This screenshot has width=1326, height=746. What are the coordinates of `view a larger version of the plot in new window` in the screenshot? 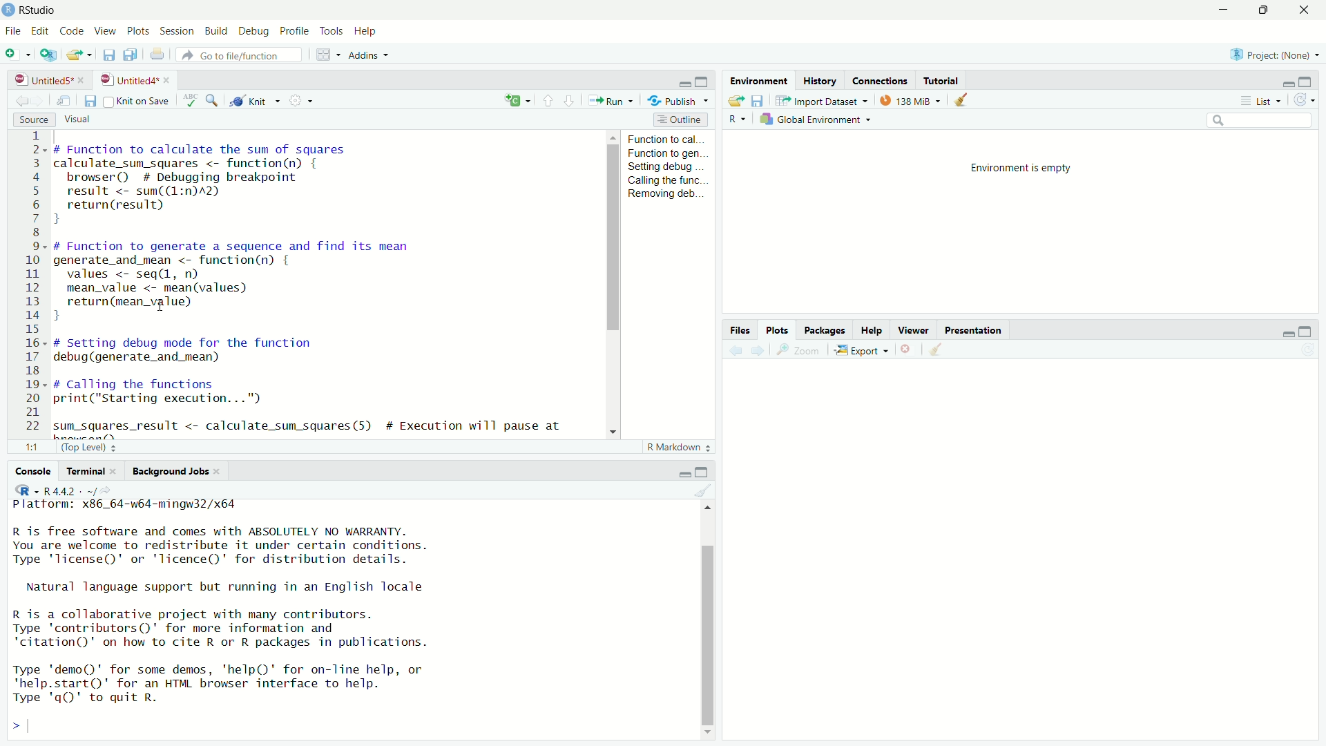 It's located at (803, 350).